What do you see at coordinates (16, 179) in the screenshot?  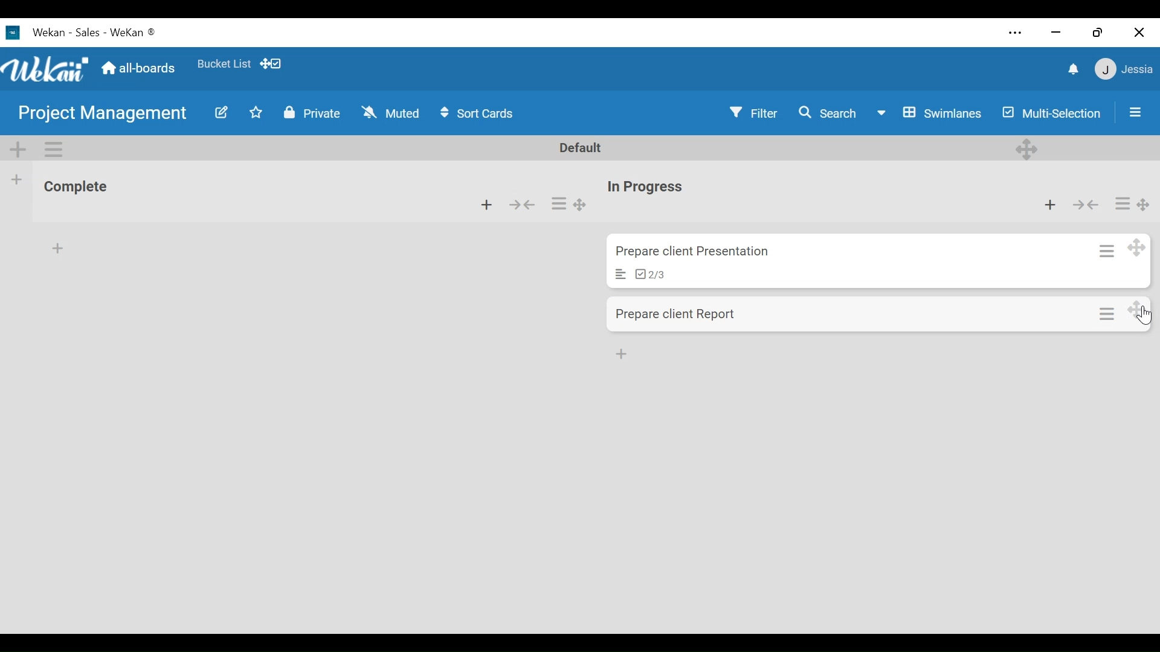 I see `Add list ` at bounding box center [16, 179].